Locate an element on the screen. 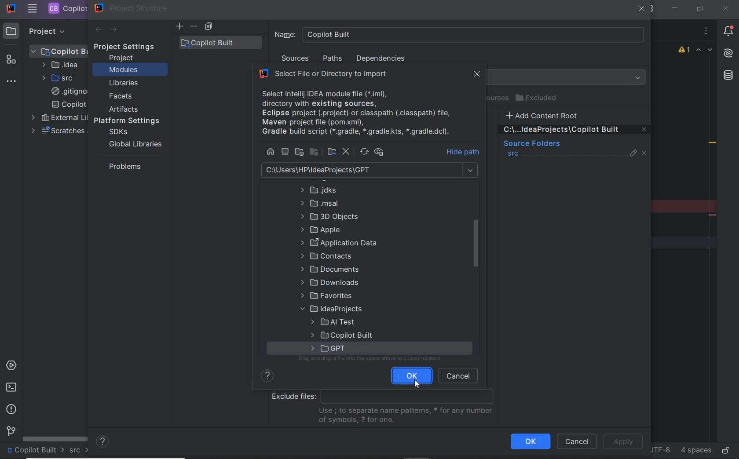 This screenshot has height=459, width=739. folder is located at coordinates (330, 269).